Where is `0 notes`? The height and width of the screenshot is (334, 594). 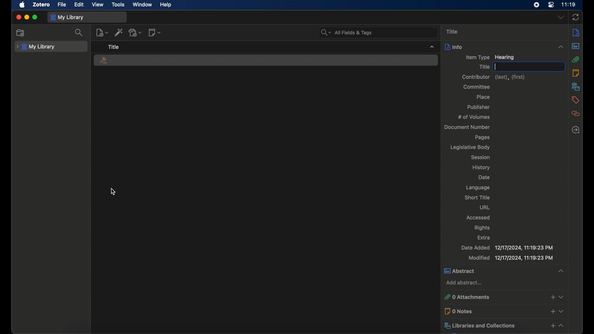
0 notes is located at coordinates (505, 311).